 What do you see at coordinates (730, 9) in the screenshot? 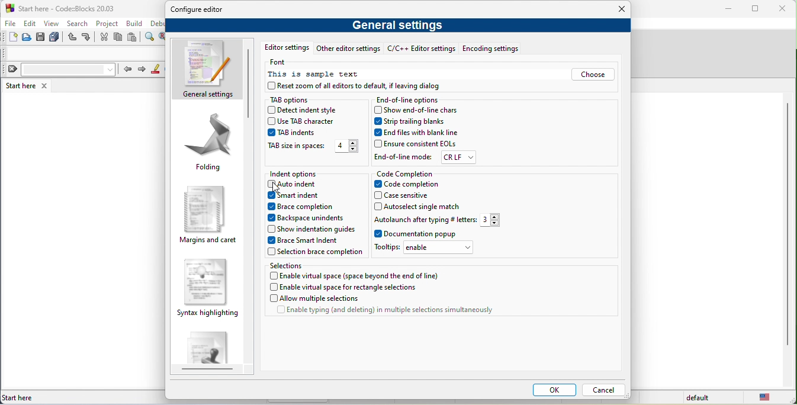
I see `minimize` at bounding box center [730, 9].